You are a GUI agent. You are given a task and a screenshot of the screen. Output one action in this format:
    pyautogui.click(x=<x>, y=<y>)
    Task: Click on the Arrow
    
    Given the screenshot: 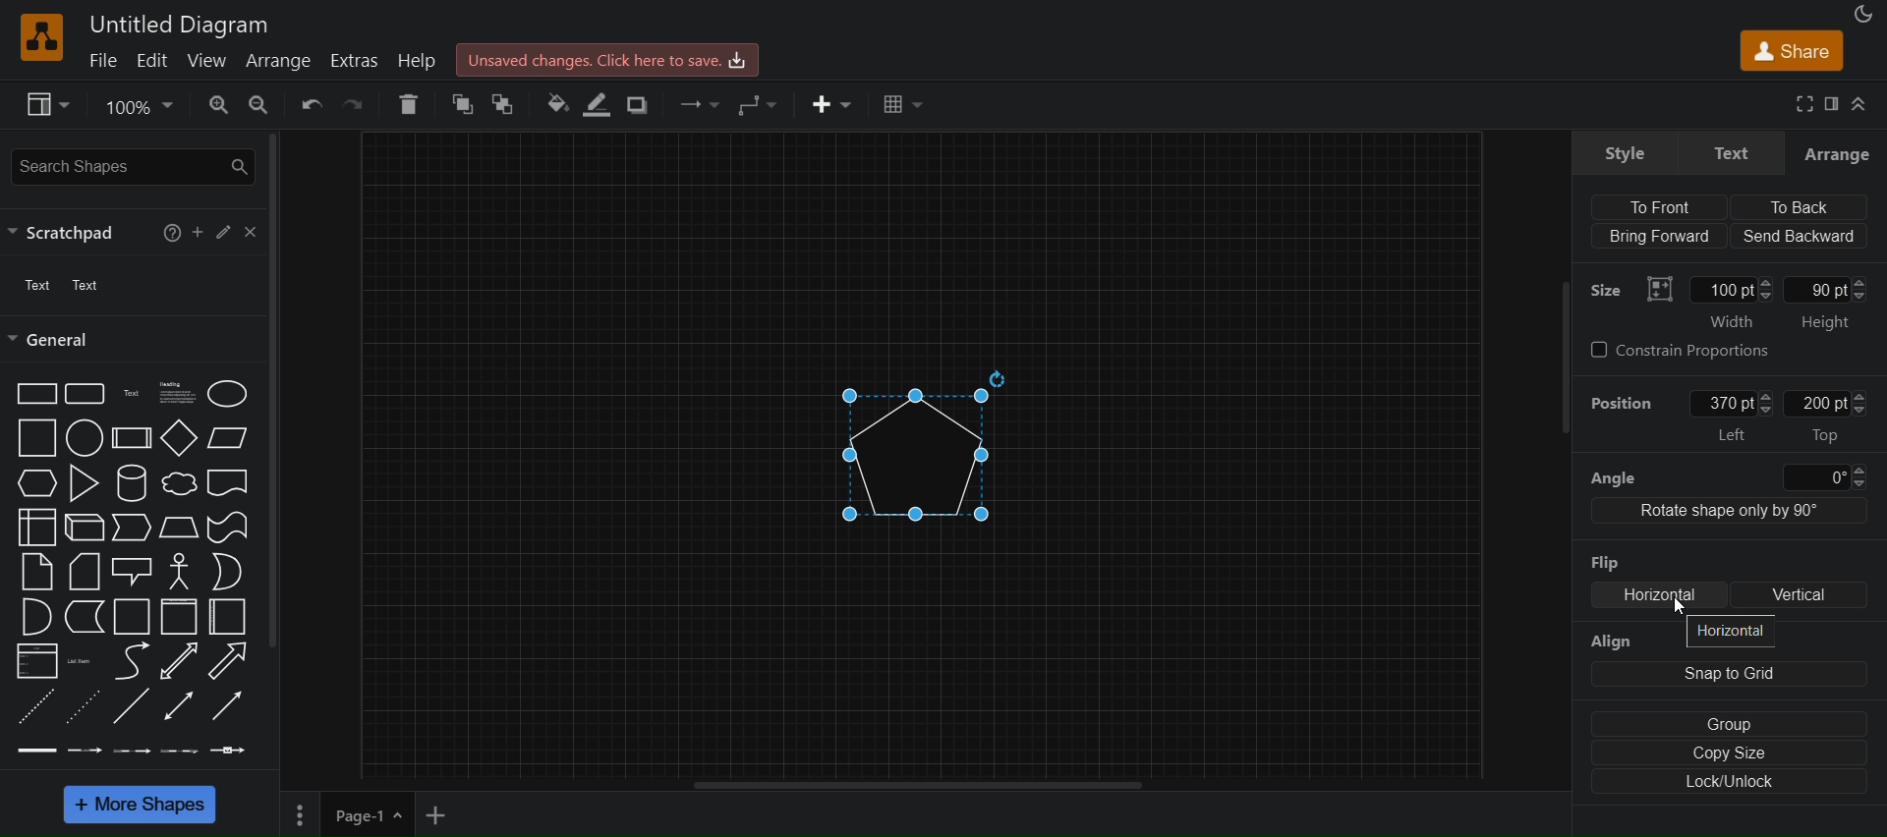 What is the action you would take?
    pyautogui.click(x=227, y=661)
    